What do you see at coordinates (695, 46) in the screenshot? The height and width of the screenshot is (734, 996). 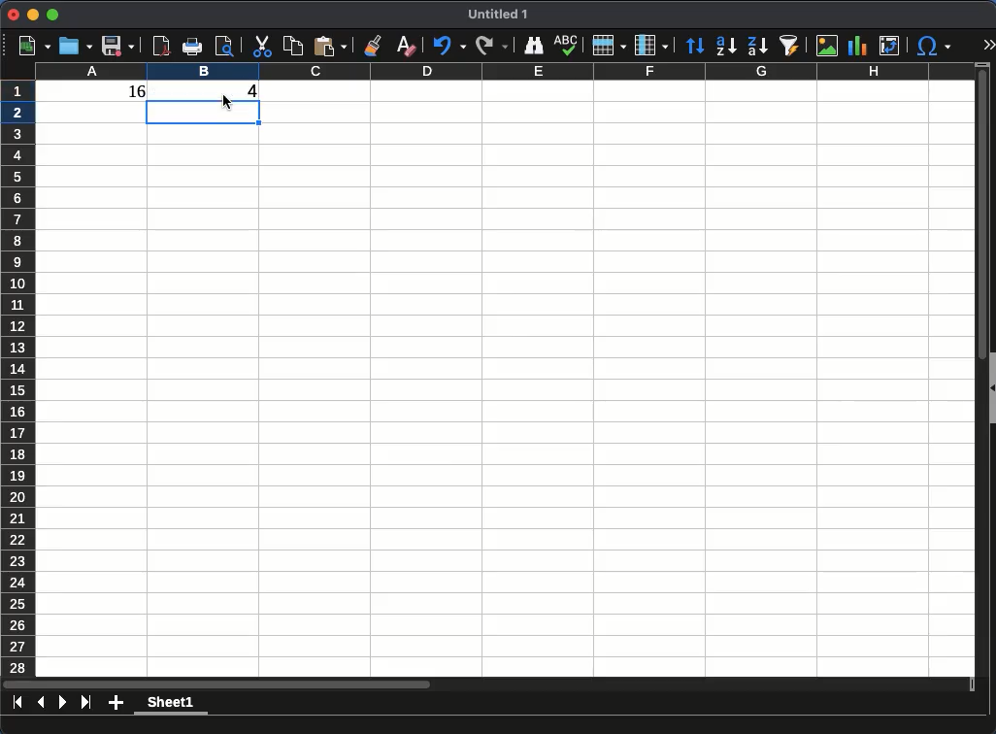 I see `sort` at bounding box center [695, 46].